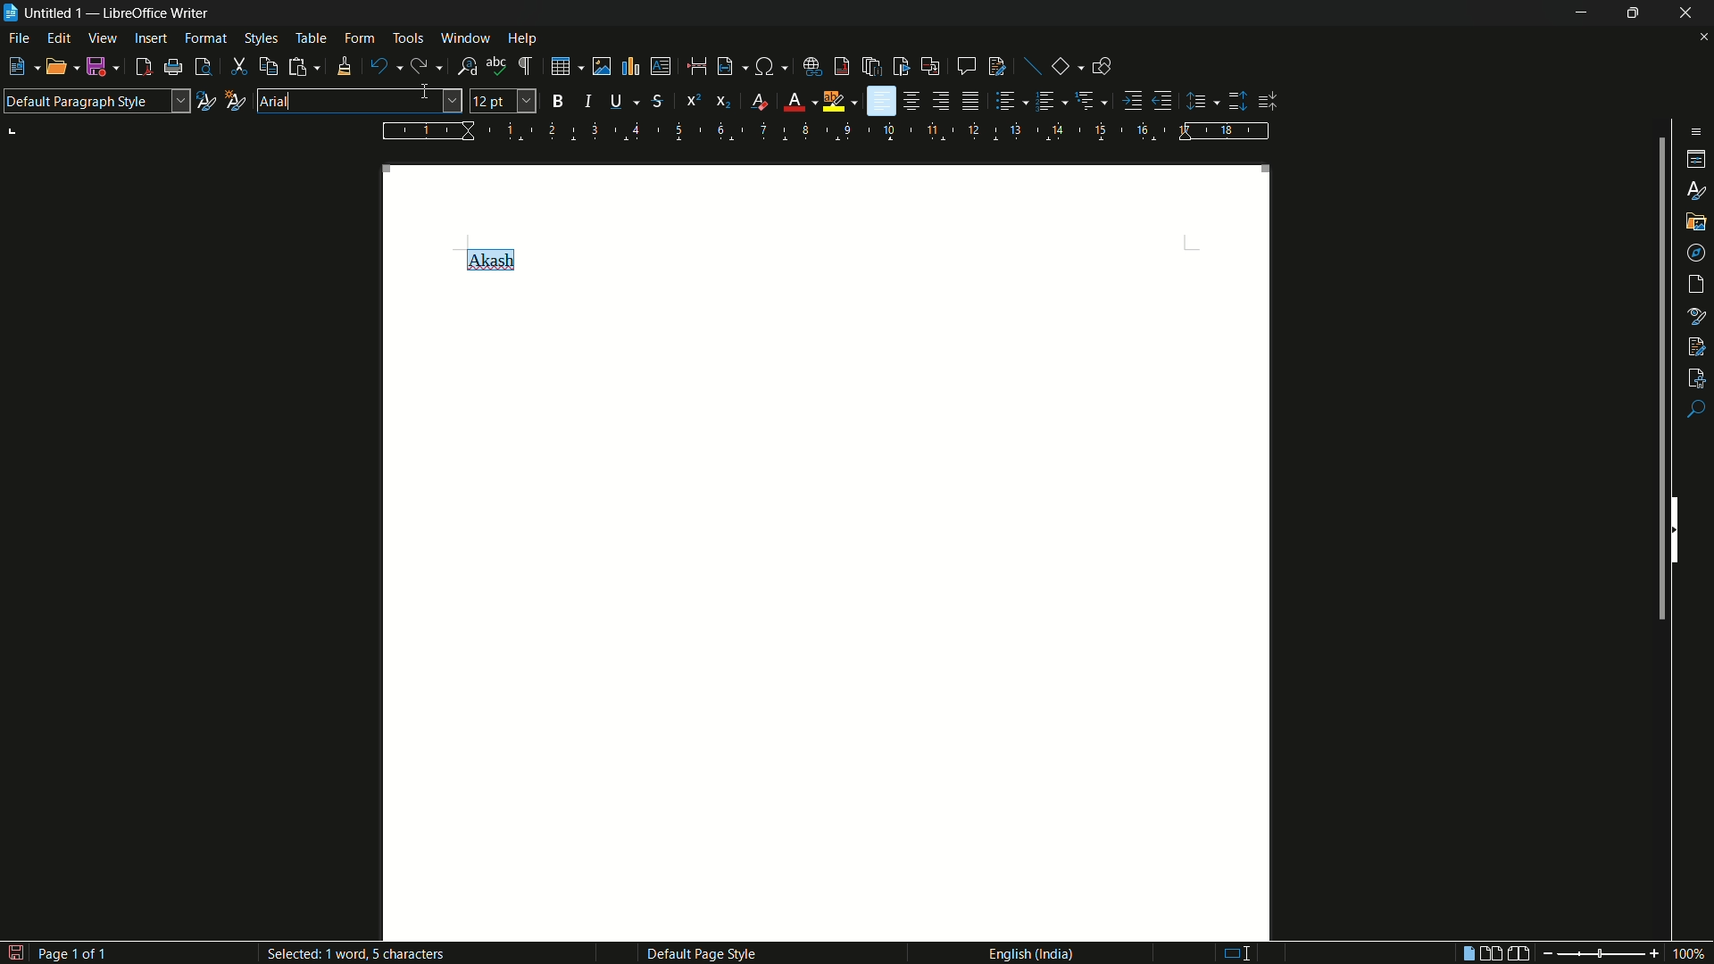 Image resolution: width=1714 pixels, height=964 pixels. I want to click on book view, so click(1519, 954).